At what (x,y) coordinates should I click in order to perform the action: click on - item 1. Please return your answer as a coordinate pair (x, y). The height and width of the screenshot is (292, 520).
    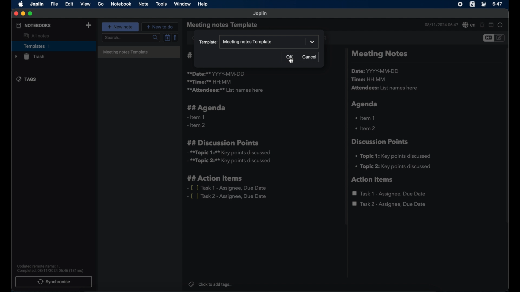
    Looking at the image, I should click on (196, 117).